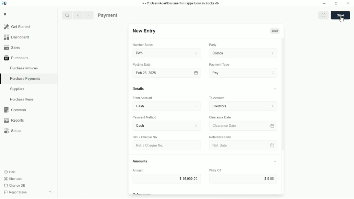  I want to click on calender, so click(273, 125).